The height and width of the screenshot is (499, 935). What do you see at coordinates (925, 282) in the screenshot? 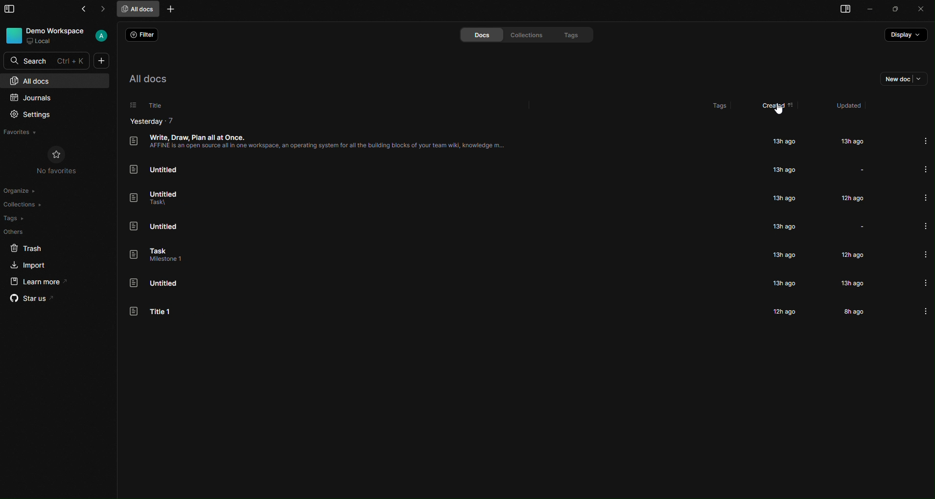
I see `more info` at bounding box center [925, 282].